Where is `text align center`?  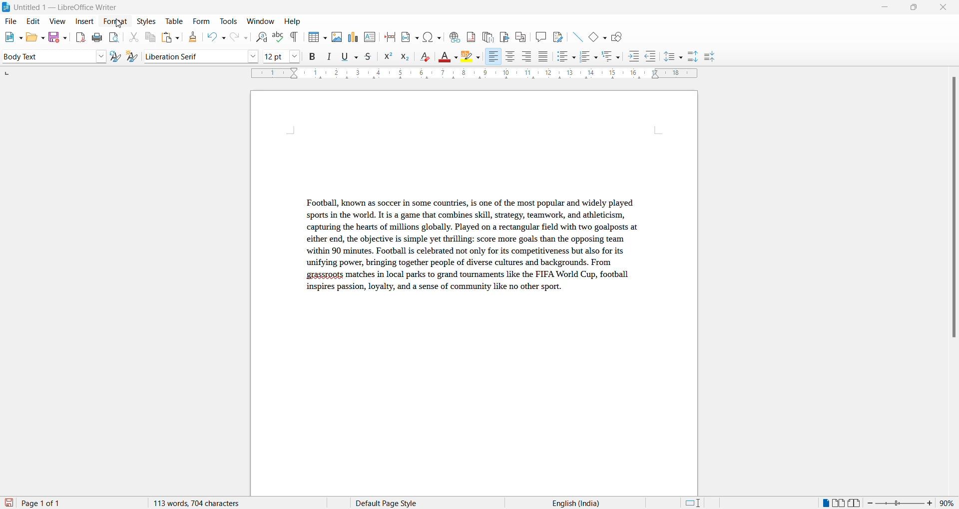 text align center is located at coordinates (510, 57).